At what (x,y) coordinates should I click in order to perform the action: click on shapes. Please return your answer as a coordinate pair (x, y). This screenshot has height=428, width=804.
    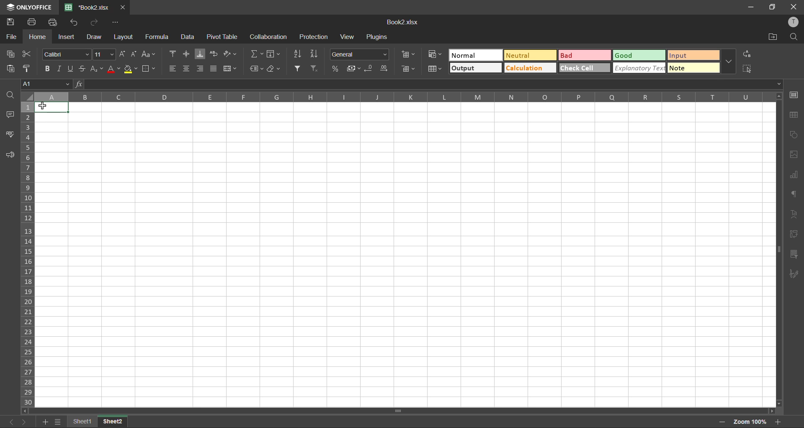
    Looking at the image, I should click on (794, 135).